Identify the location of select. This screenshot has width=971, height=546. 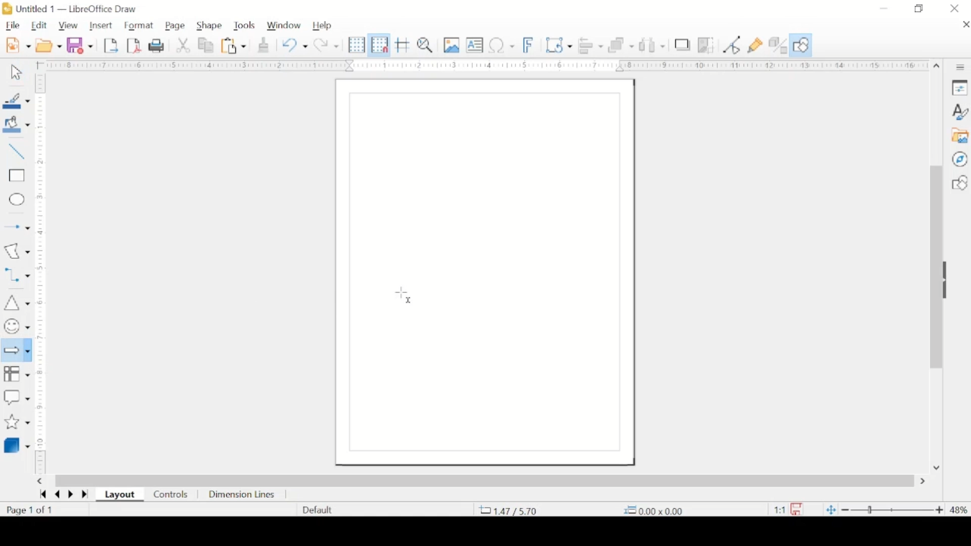
(16, 72).